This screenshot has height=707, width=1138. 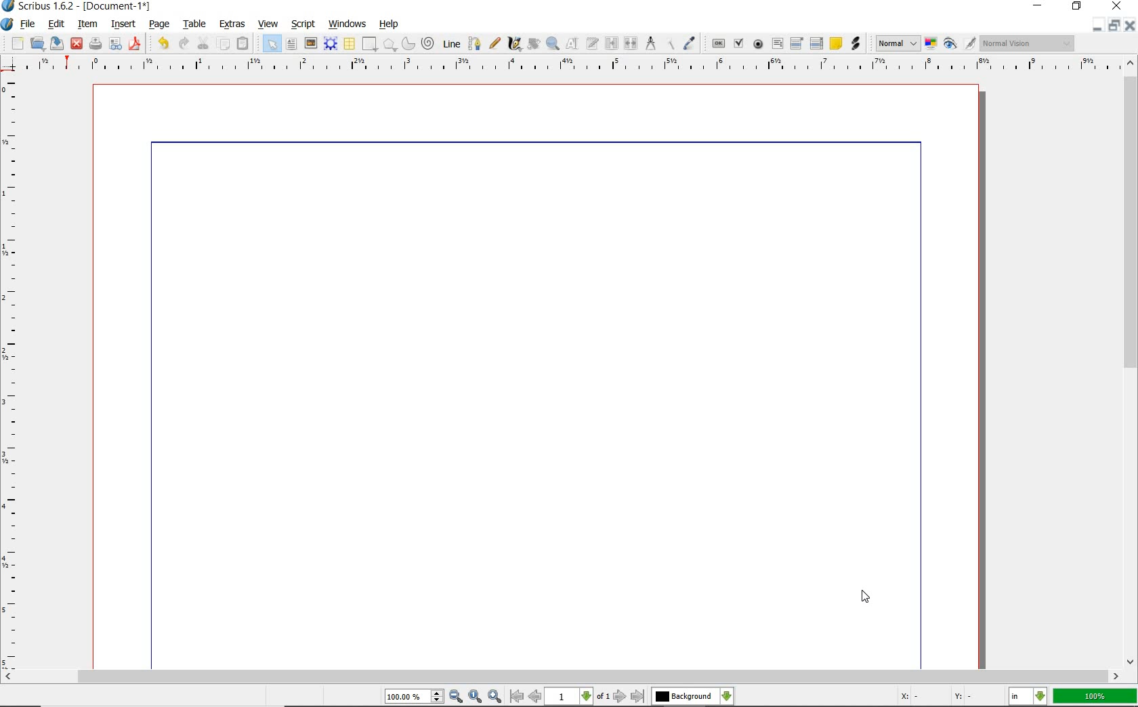 What do you see at coordinates (961, 44) in the screenshot?
I see `preview mode` at bounding box center [961, 44].